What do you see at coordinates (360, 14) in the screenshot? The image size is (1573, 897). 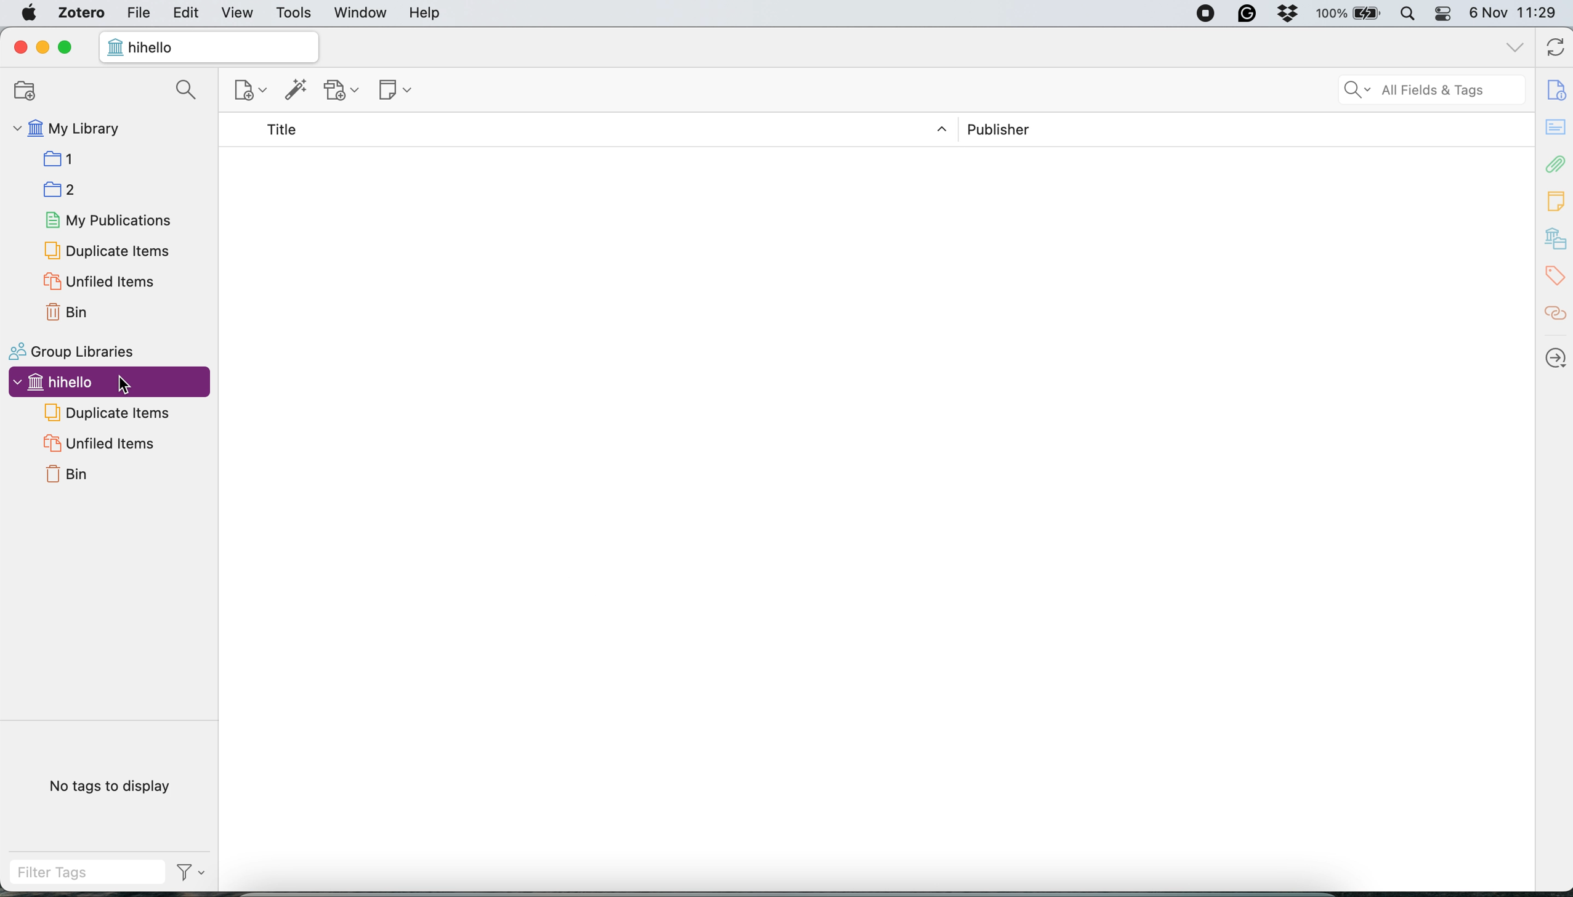 I see `window` at bounding box center [360, 14].